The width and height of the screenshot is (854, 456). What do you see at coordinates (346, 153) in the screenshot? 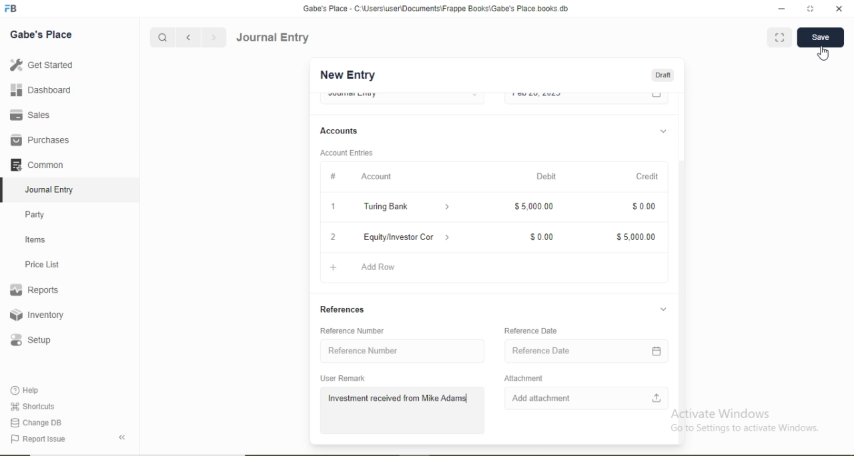
I see `Account Entries` at bounding box center [346, 153].